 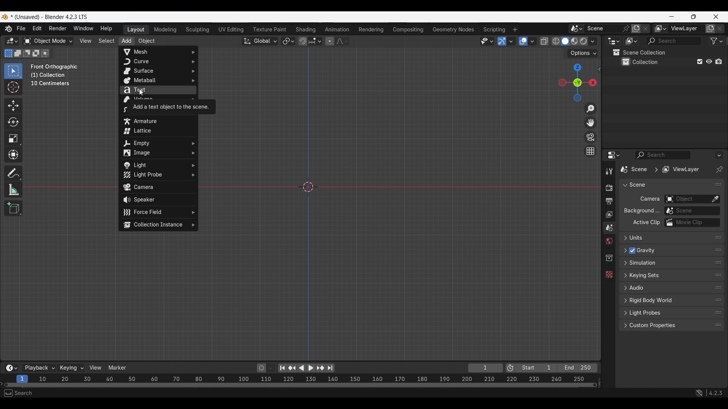 What do you see at coordinates (716, 393) in the screenshot?
I see `4.2.3` at bounding box center [716, 393].